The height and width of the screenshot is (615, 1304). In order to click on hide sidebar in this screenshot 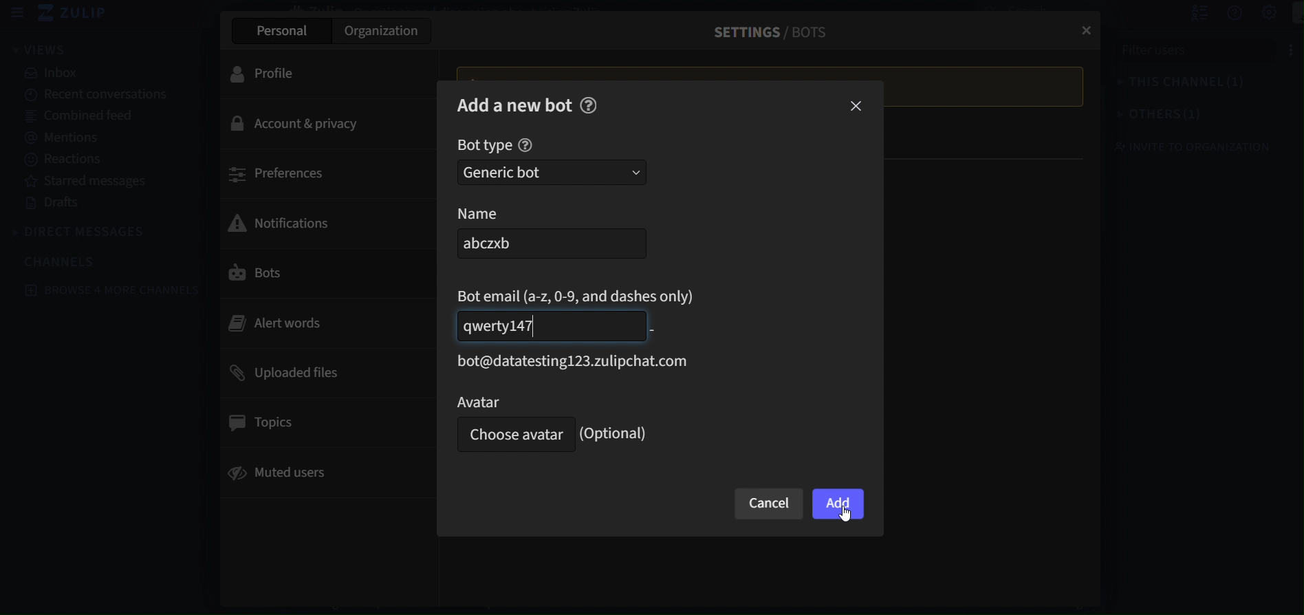, I will do `click(18, 13)`.